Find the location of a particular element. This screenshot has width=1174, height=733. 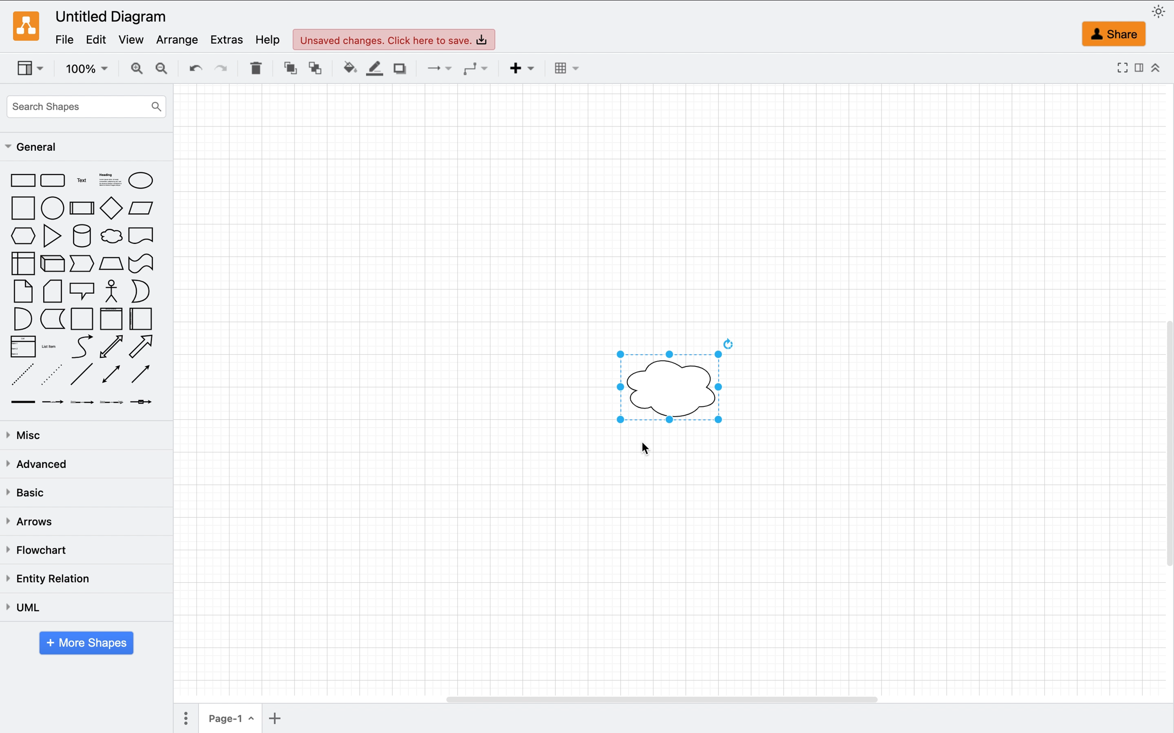

cylinder is located at coordinates (80, 236).